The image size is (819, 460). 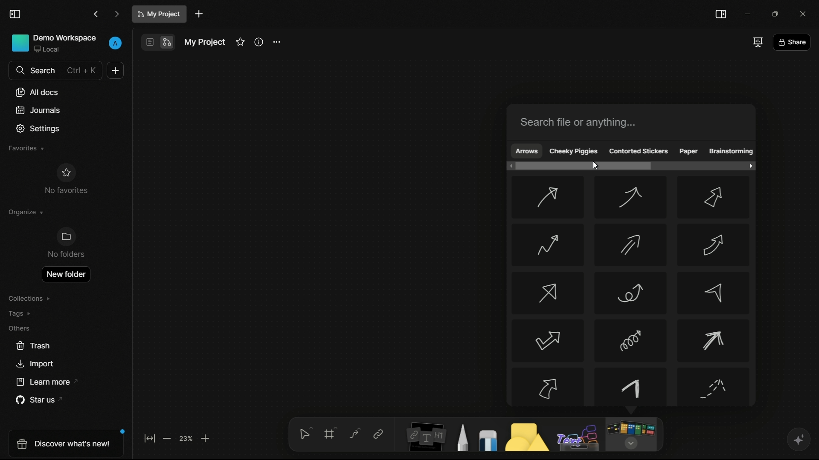 I want to click on scroll left, so click(x=509, y=166).